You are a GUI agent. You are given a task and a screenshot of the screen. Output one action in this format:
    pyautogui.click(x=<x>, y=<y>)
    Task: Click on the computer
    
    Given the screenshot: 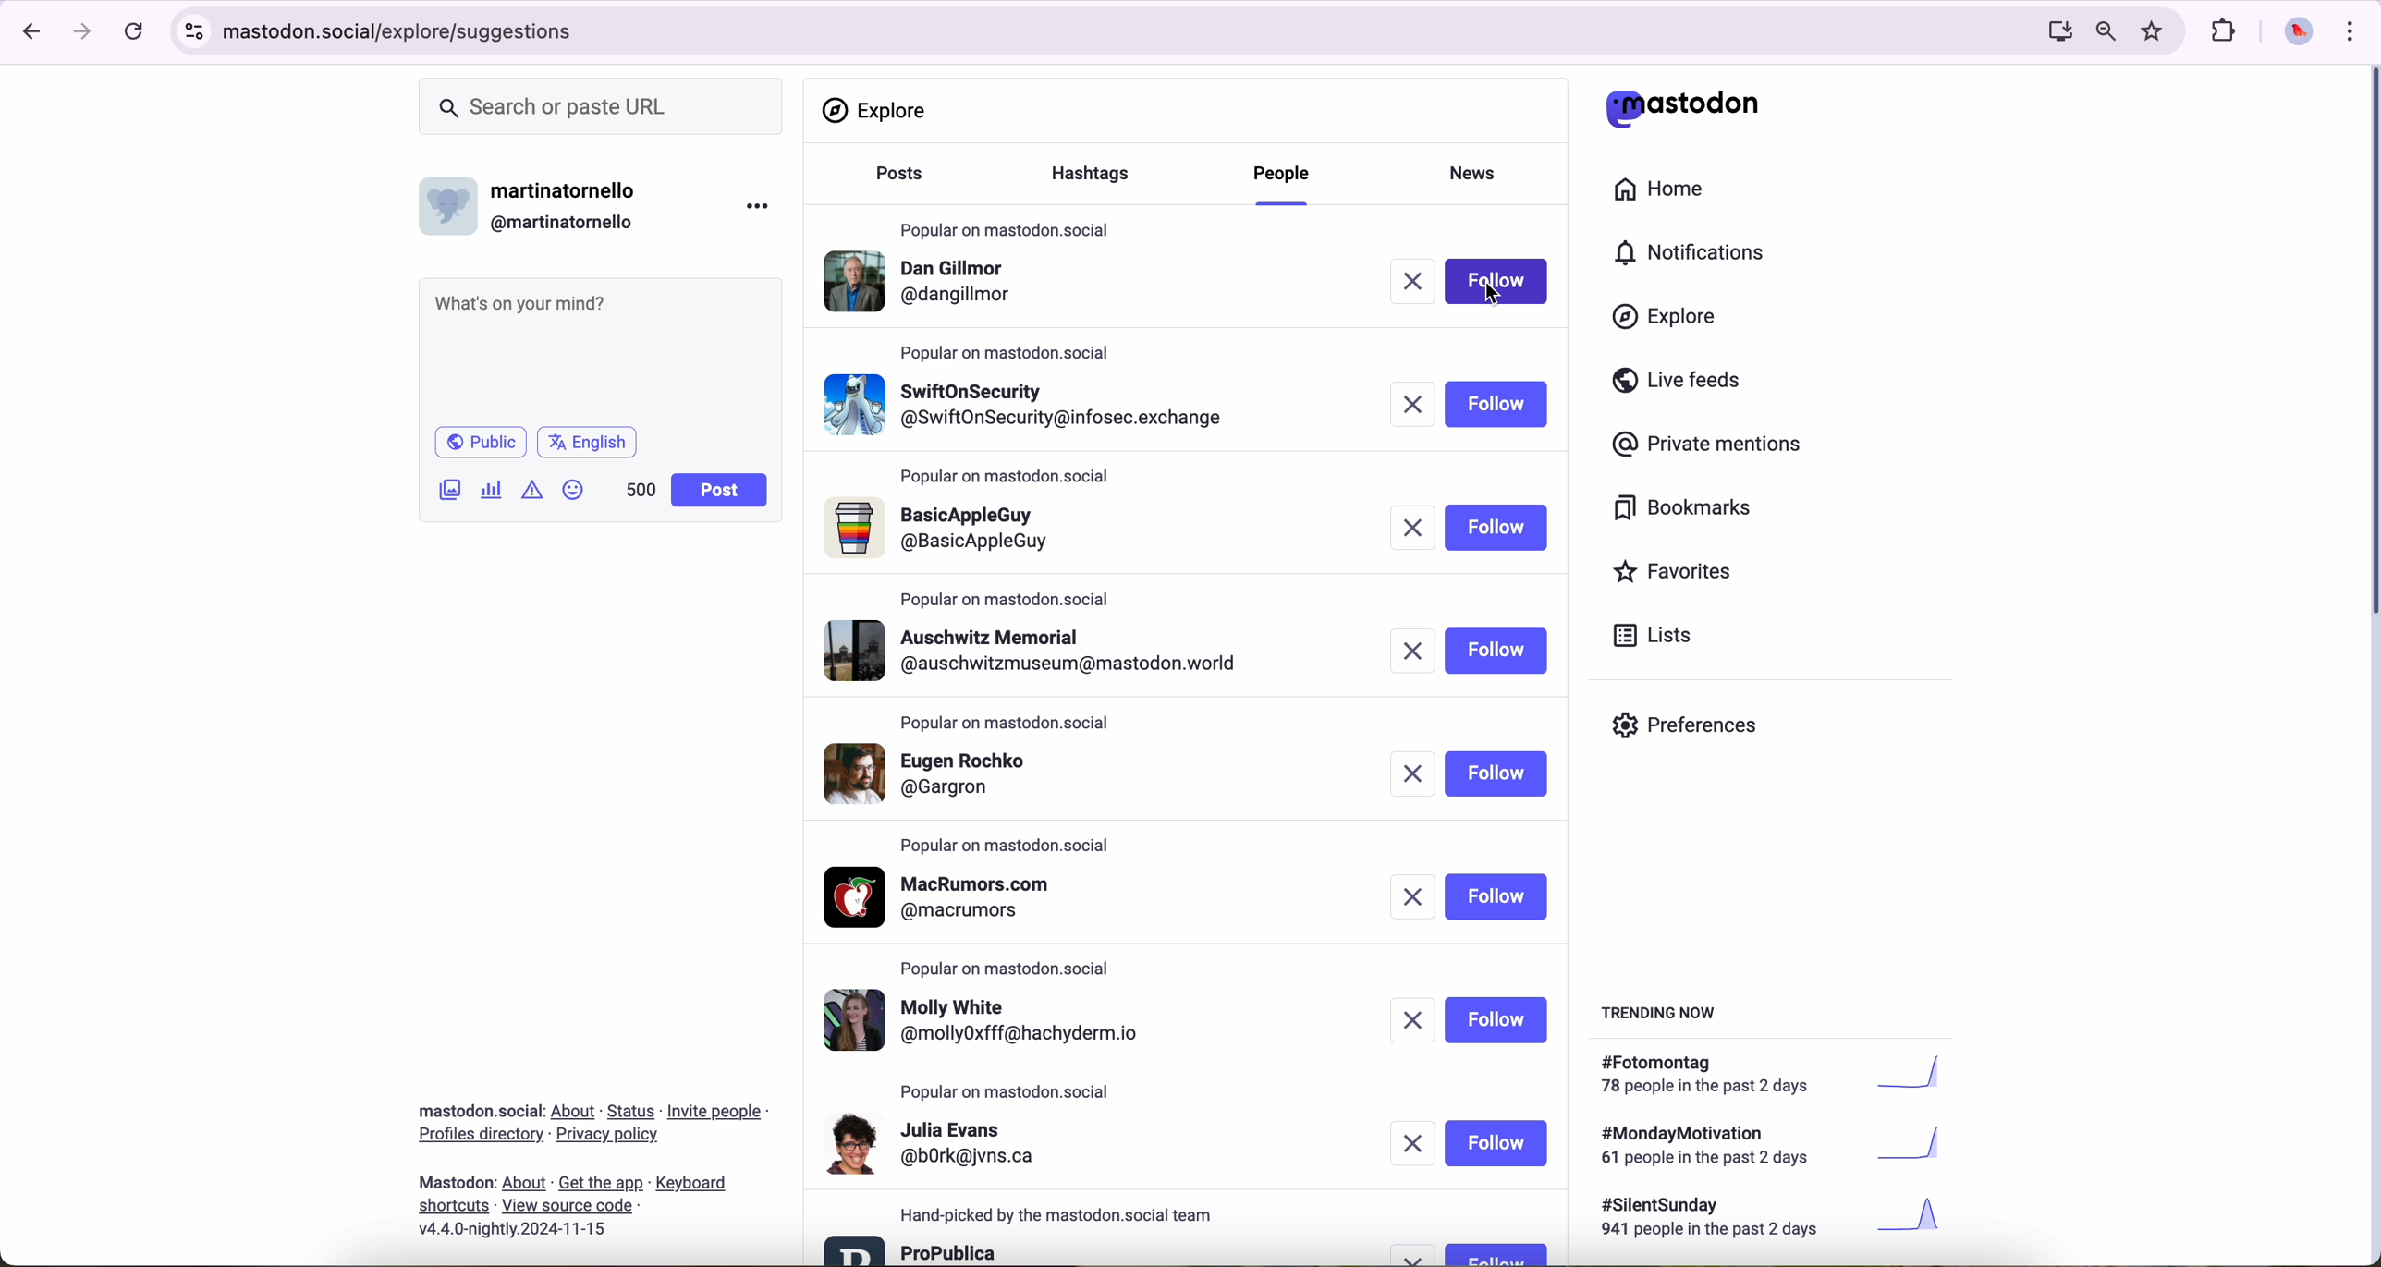 What is the action you would take?
    pyautogui.click(x=2052, y=30)
    